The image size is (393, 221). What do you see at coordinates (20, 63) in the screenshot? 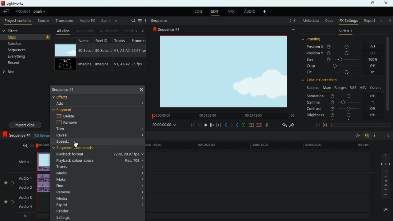
I see `recent` at bounding box center [20, 63].